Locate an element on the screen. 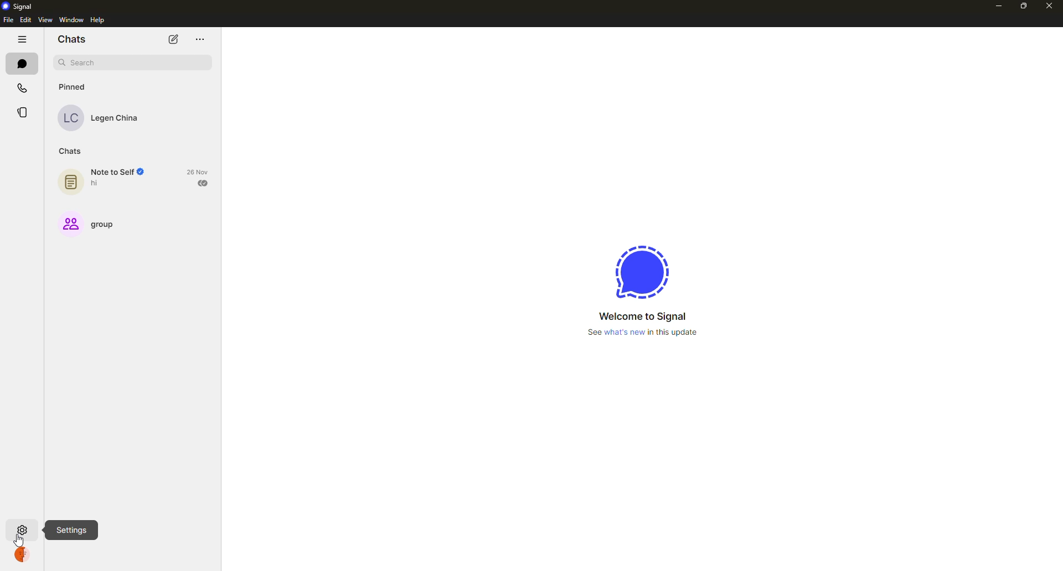 The image size is (1063, 571). stories is located at coordinates (22, 113).